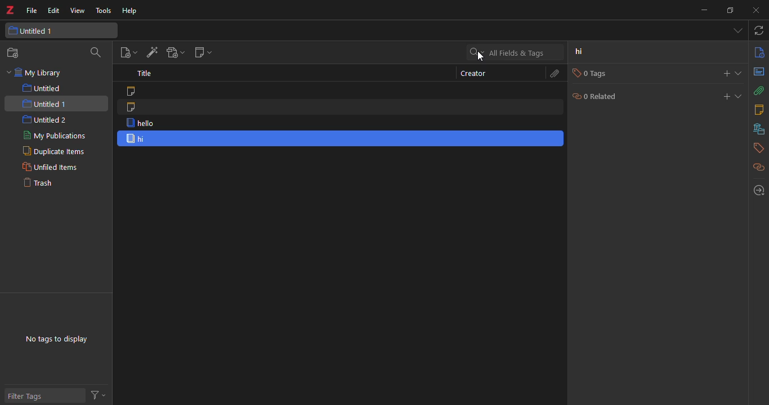 This screenshot has width=769, height=405. Describe the element at coordinates (15, 53) in the screenshot. I see `new collection` at that location.